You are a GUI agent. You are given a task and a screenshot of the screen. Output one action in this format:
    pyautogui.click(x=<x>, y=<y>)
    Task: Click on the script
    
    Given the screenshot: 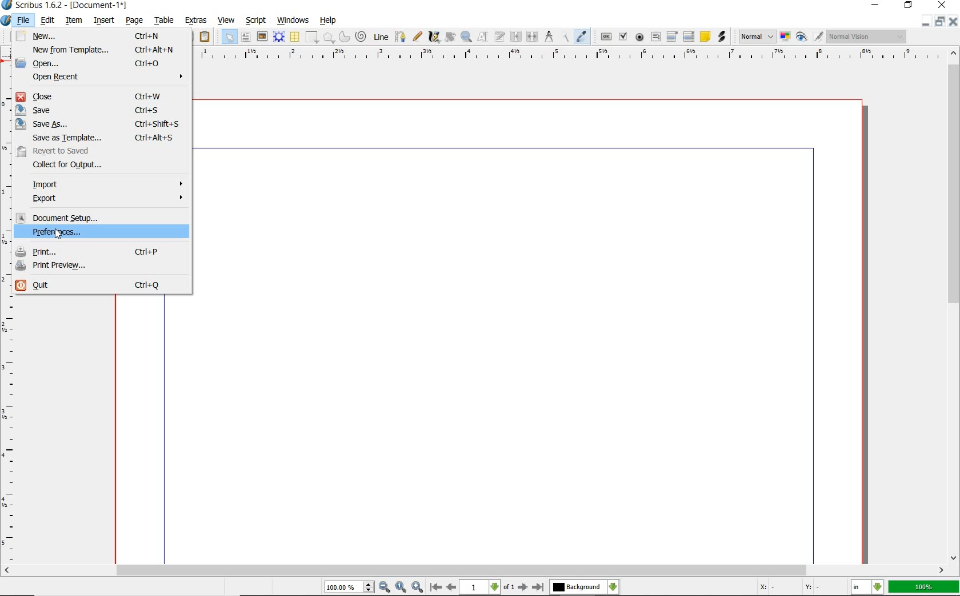 What is the action you would take?
    pyautogui.click(x=258, y=21)
    